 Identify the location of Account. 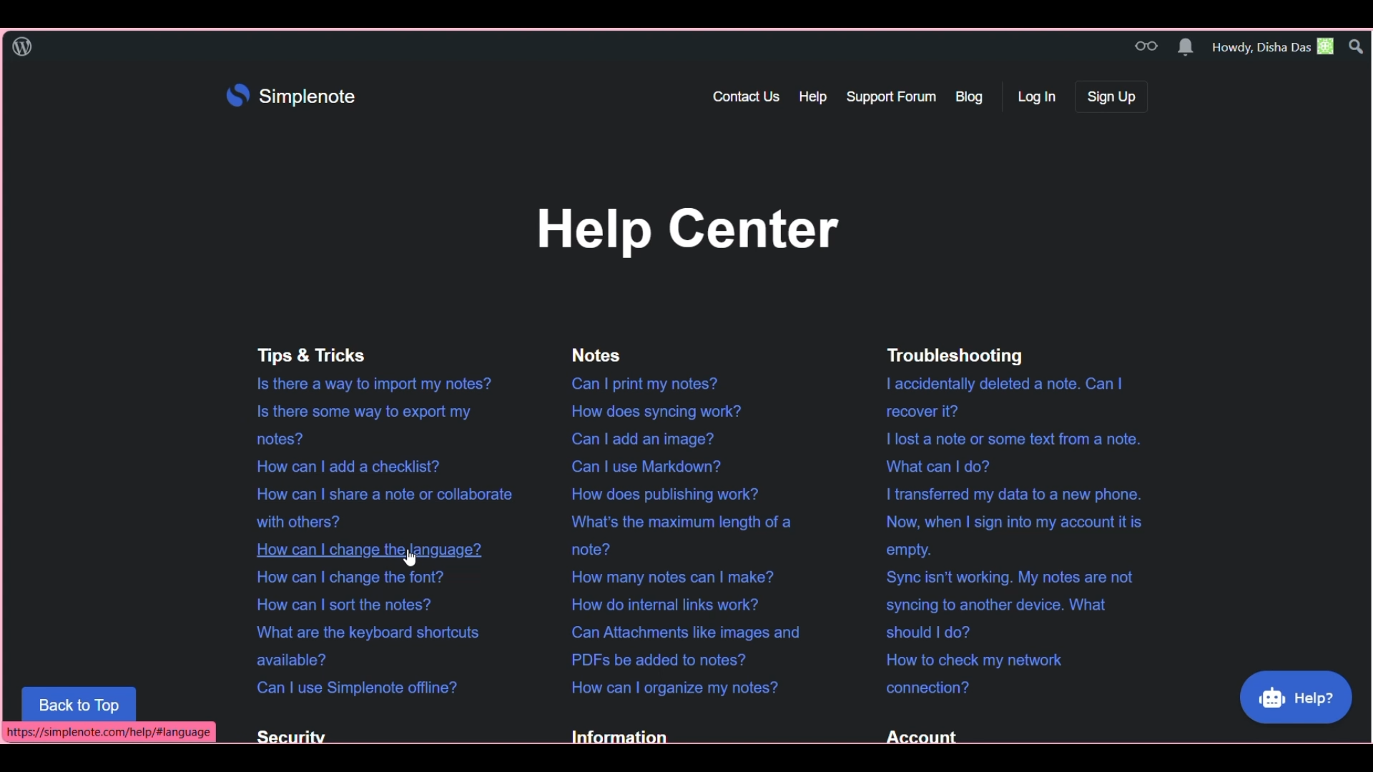
(916, 734).